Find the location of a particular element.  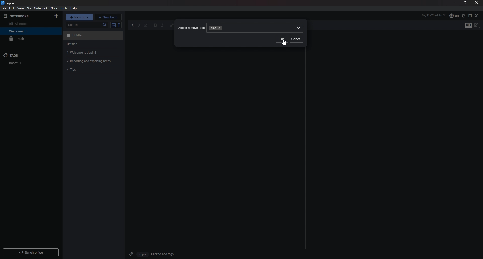

toggle editor layout is located at coordinates (470, 16).